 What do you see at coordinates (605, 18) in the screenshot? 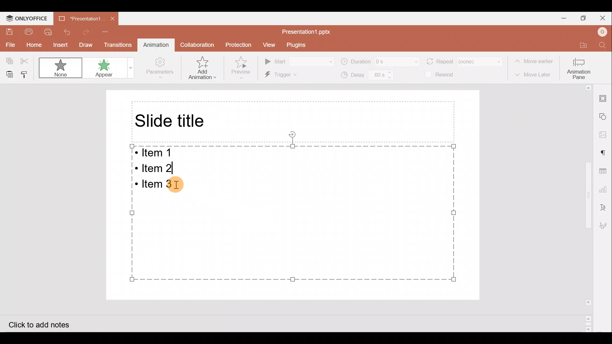
I see `Close` at bounding box center [605, 18].